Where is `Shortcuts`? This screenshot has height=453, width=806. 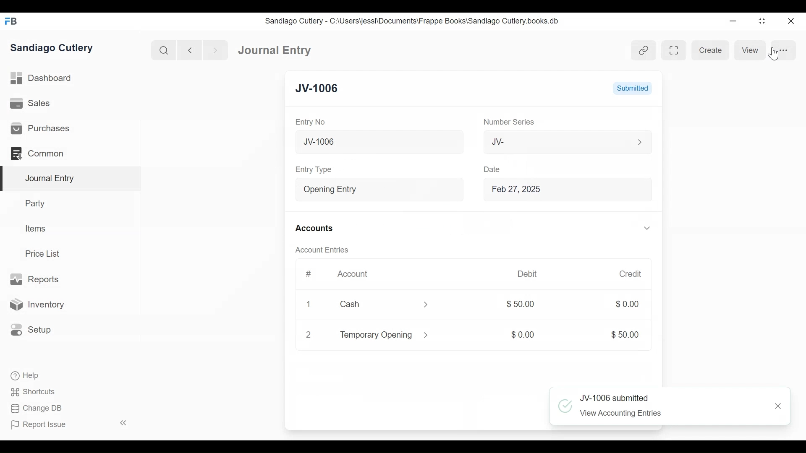
Shortcuts is located at coordinates (34, 393).